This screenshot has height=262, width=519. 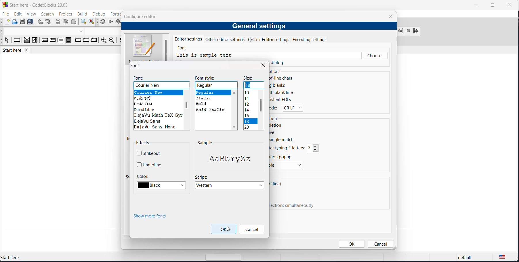 What do you see at coordinates (83, 22) in the screenshot?
I see `find` at bounding box center [83, 22].